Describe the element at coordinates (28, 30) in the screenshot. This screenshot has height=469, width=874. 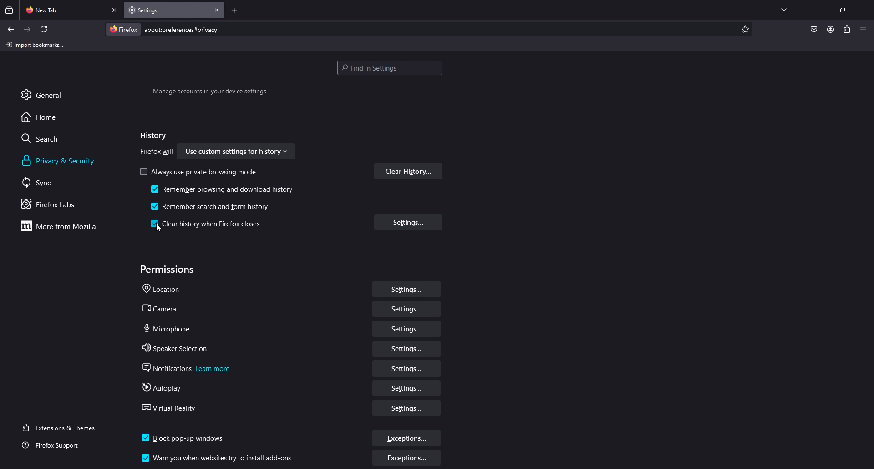
I see `forward` at that location.